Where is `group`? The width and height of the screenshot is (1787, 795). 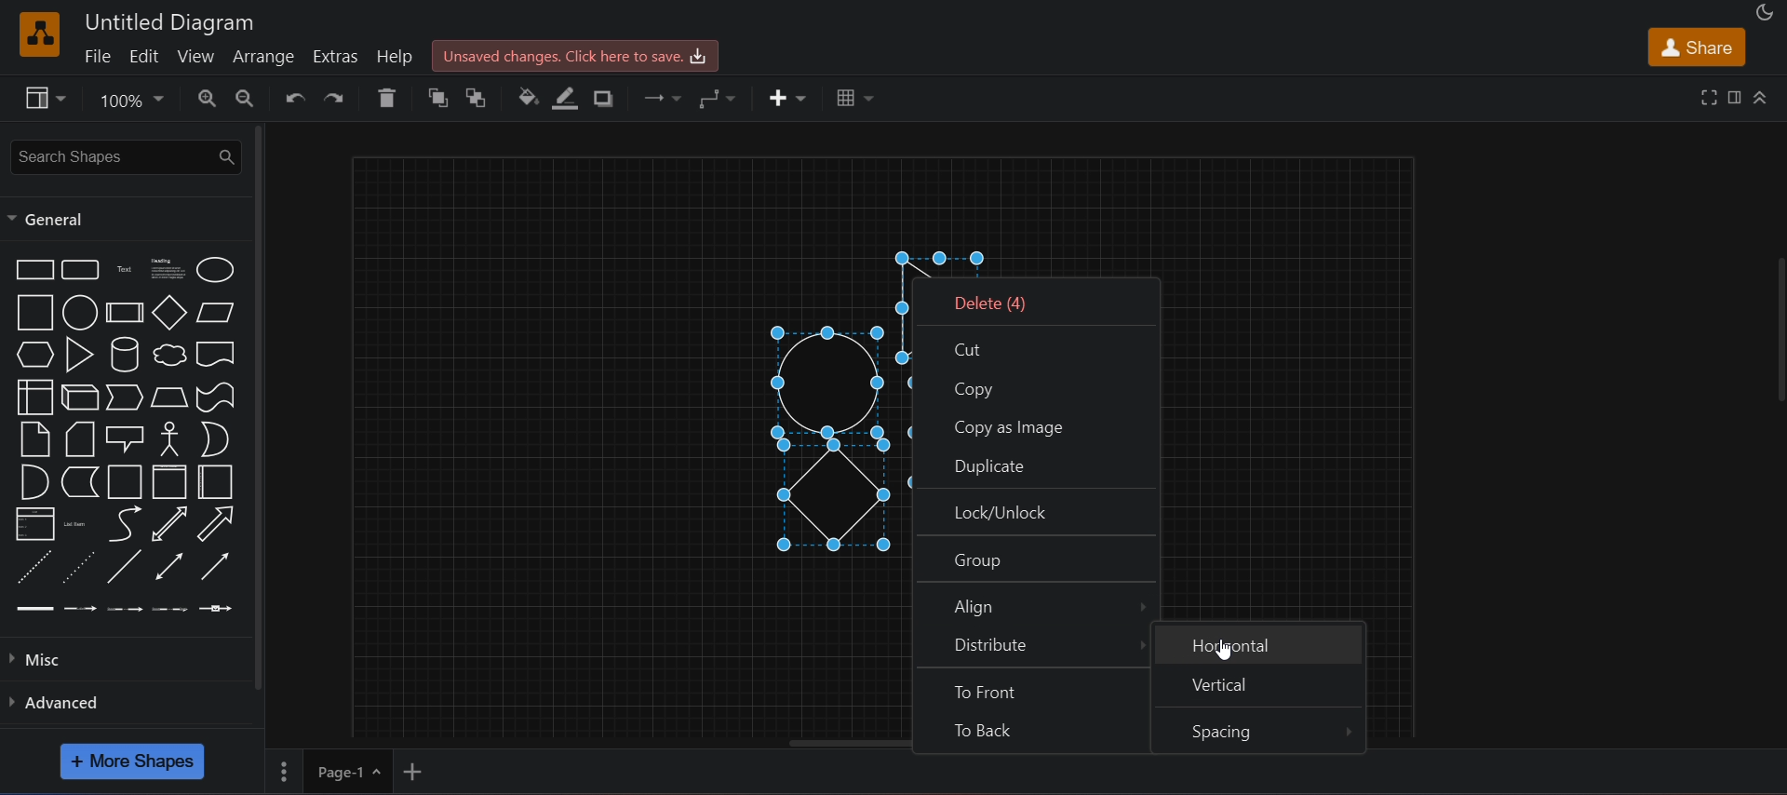
group is located at coordinates (1036, 559).